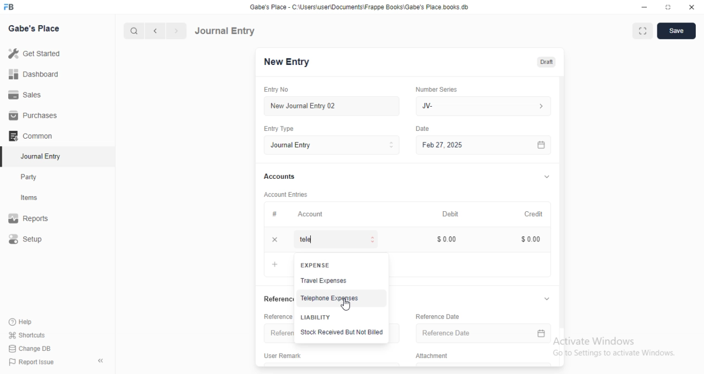 This screenshot has height=374, width=704. I want to click on tele, so click(337, 240).